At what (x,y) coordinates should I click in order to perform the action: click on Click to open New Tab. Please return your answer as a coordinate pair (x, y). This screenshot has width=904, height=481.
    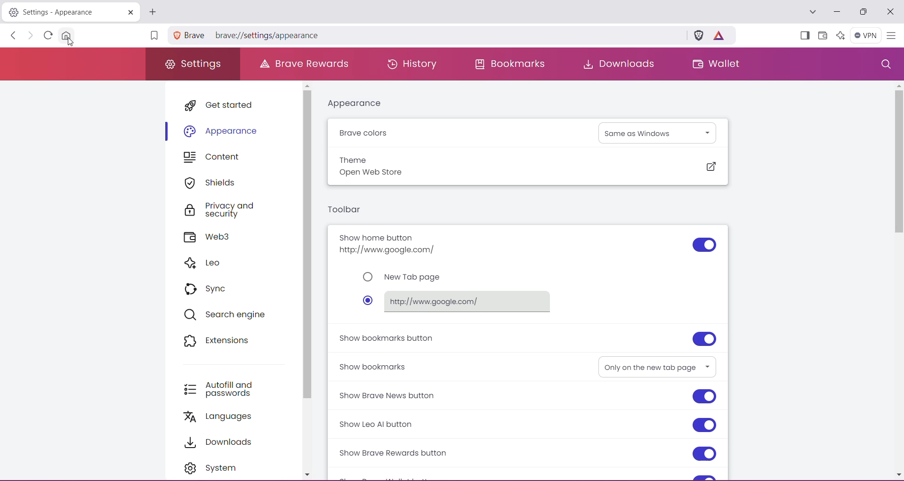
    Looking at the image, I should click on (153, 12).